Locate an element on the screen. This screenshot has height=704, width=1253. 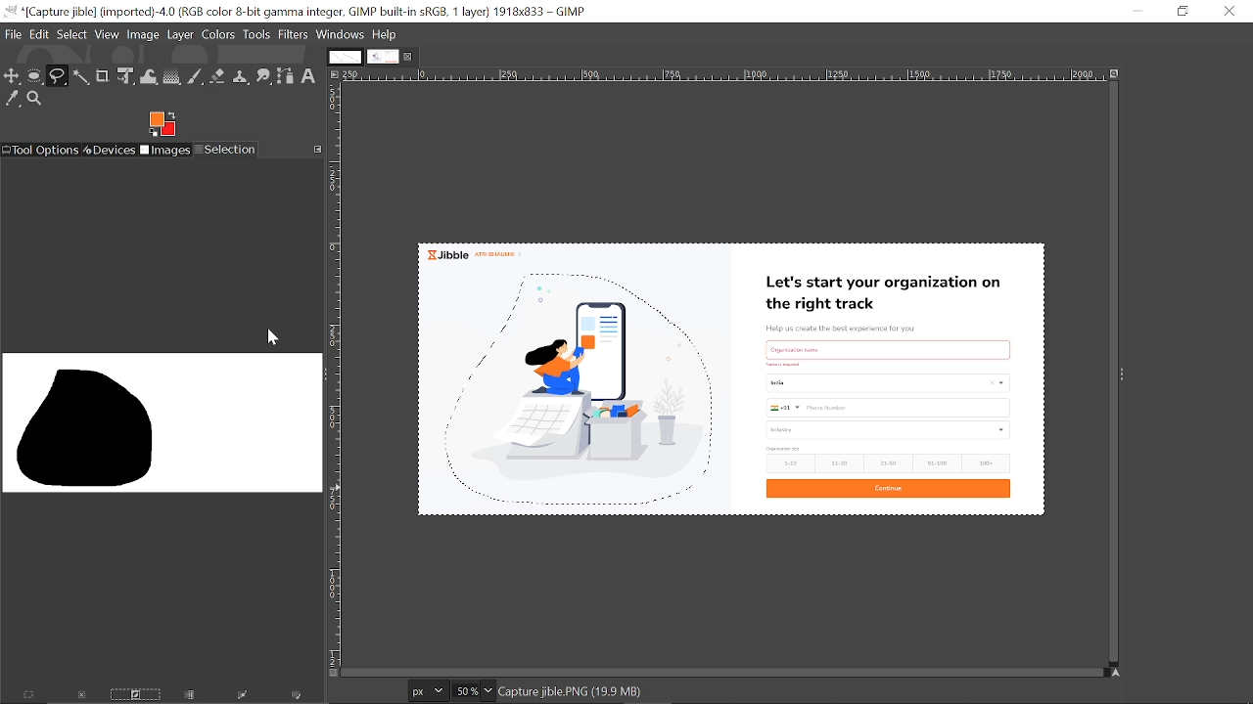
Filters is located at coordinates (295, 33).